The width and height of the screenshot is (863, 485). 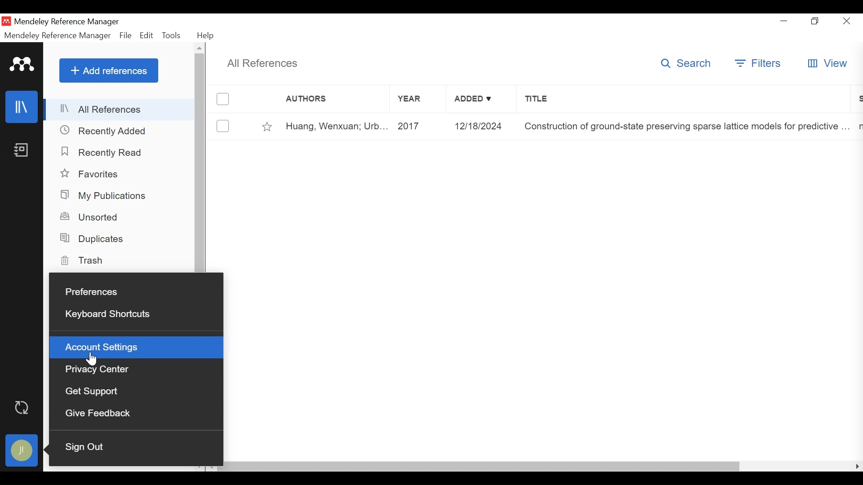 What do you see at coordinates (816, 22) in the screenshot?
I see `Maximize` at bounding box center [816, 22].